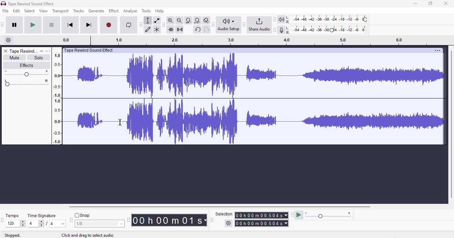 The width and height of the screenshot is (454, 238). What do you see at coordinates (148, 21) in the screenshot?
I see `selection tool` at bounding box center [148, 21].